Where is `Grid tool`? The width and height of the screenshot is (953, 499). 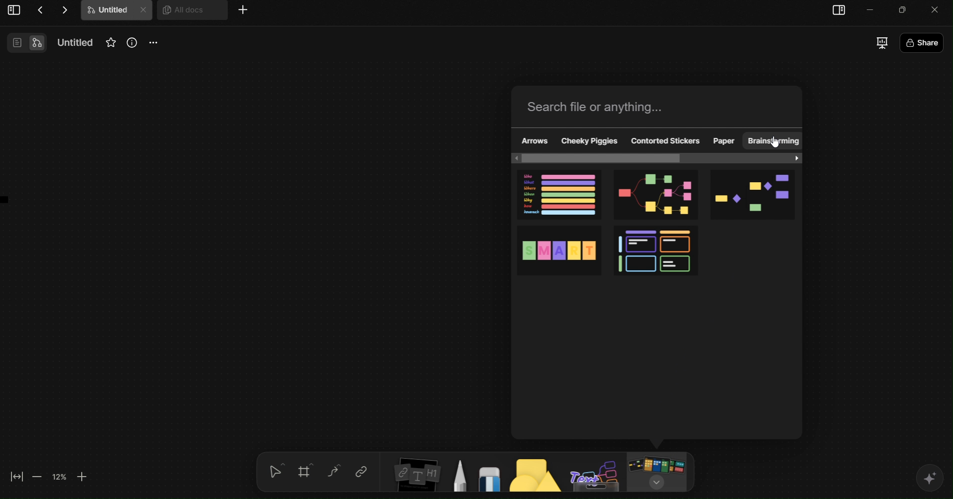
Grid tool is located at coordinates (305, 472).